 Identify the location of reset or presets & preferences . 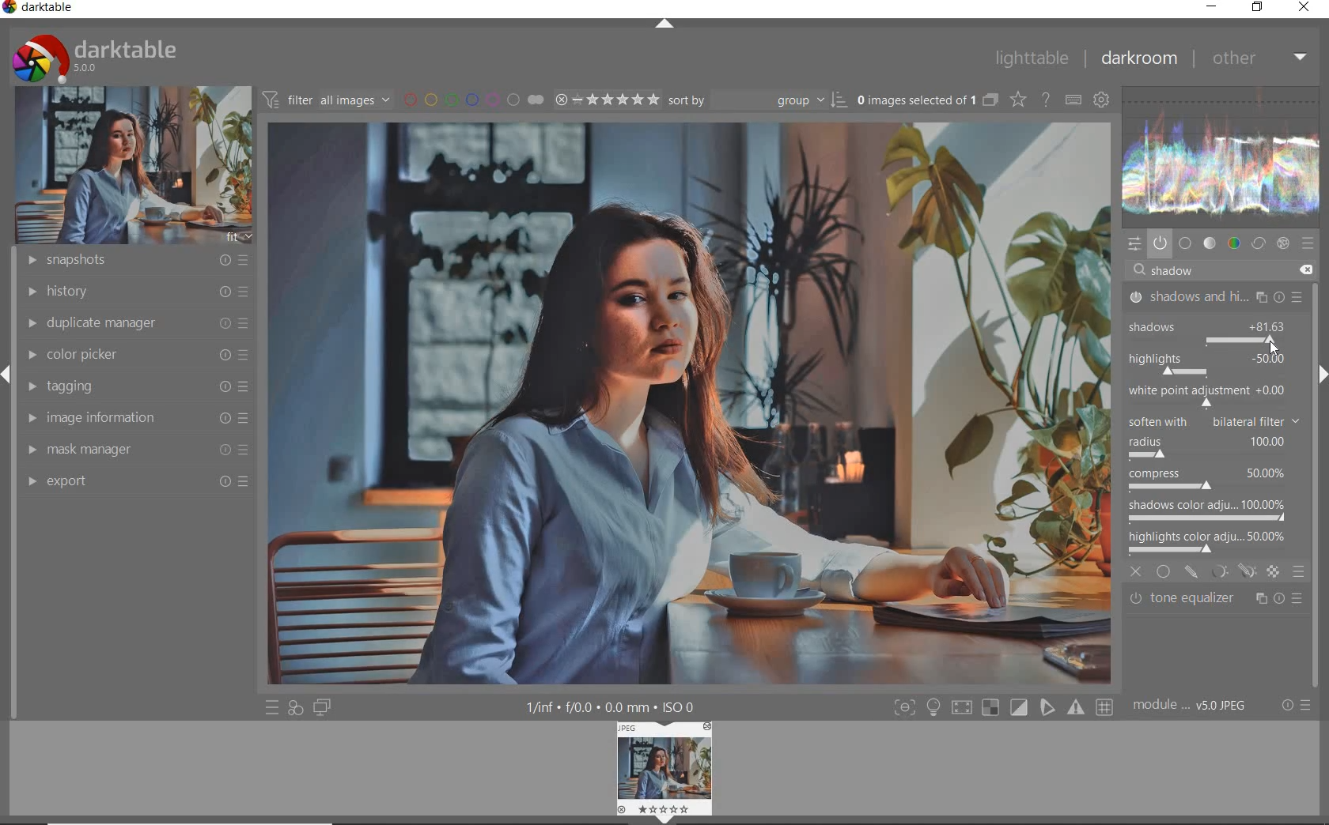
(1295, 705).